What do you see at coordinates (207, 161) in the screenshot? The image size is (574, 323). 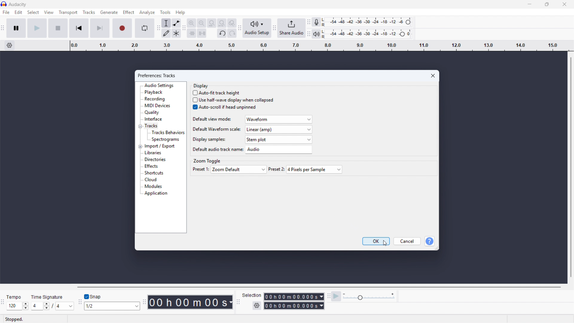 I see `zoom toggle` at bounding box center [207, 161].